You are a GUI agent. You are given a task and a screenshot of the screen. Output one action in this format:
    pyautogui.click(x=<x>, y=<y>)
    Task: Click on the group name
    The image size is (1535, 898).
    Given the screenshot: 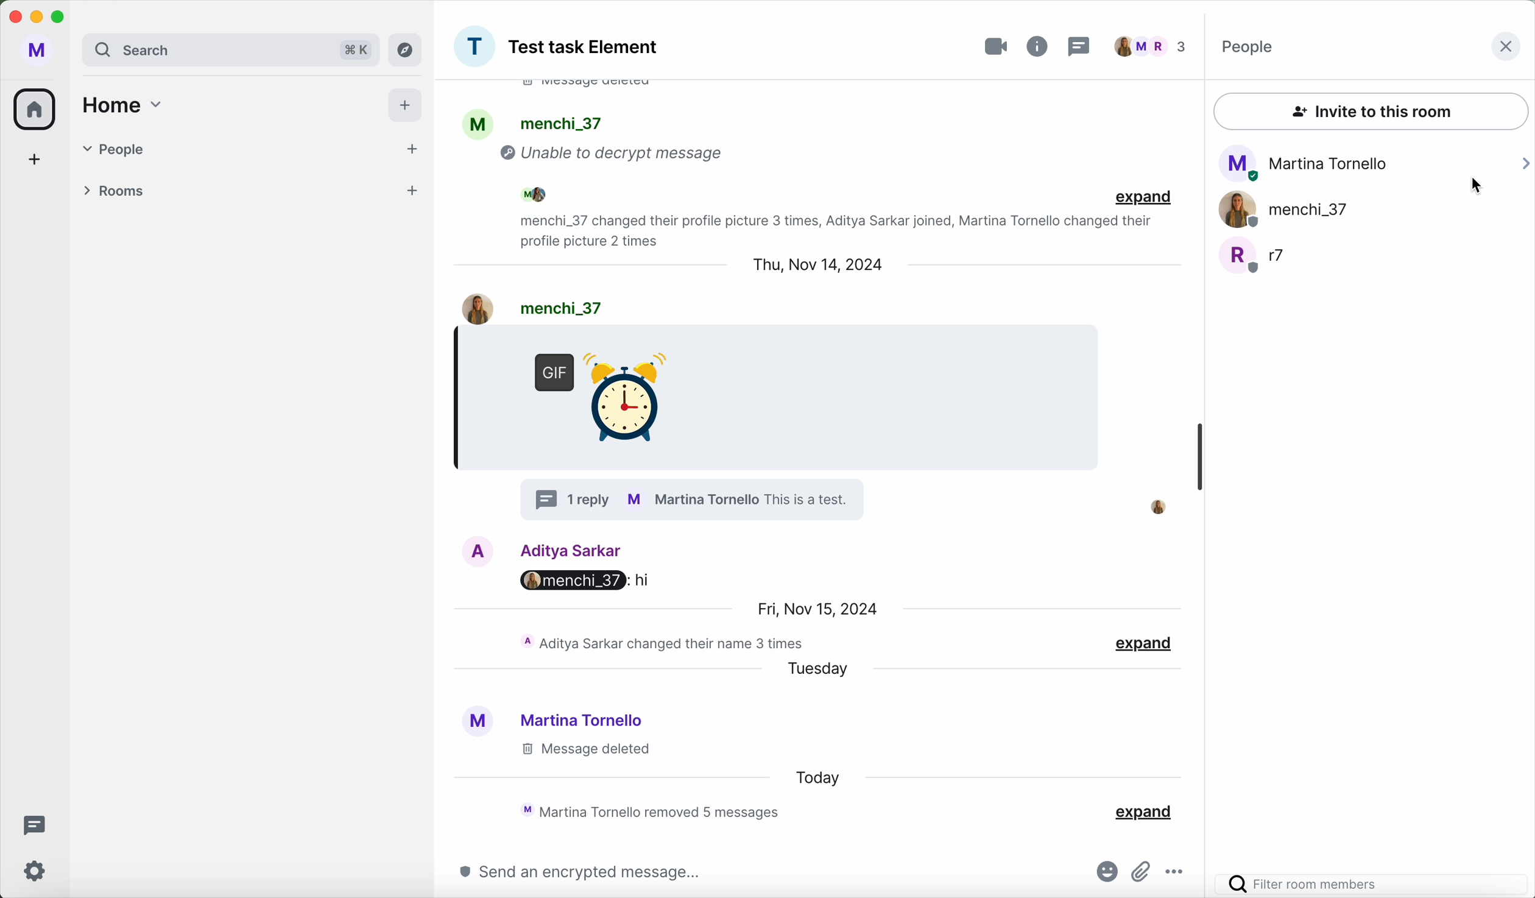 What is the action you would take?
    pyautogui.click(x=585, y=49)
    